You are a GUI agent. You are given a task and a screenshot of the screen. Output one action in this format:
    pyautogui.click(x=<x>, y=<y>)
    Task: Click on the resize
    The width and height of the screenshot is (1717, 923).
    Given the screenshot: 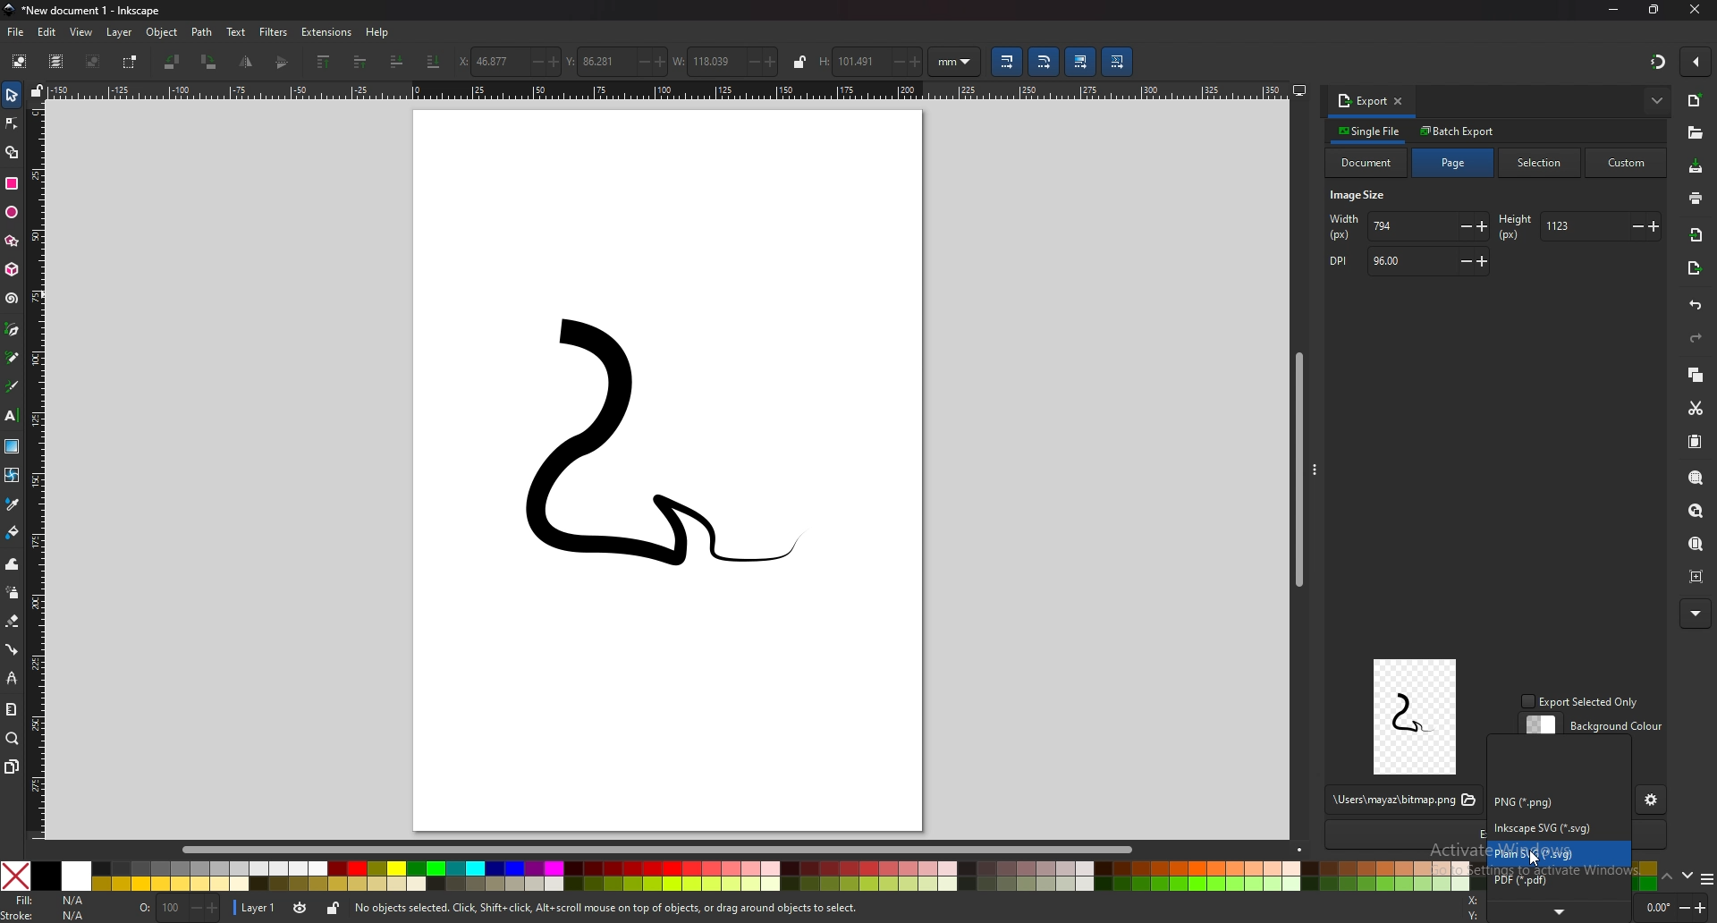 What is the action you would take?
    pyautogui.click(x=1654, y=10)
    